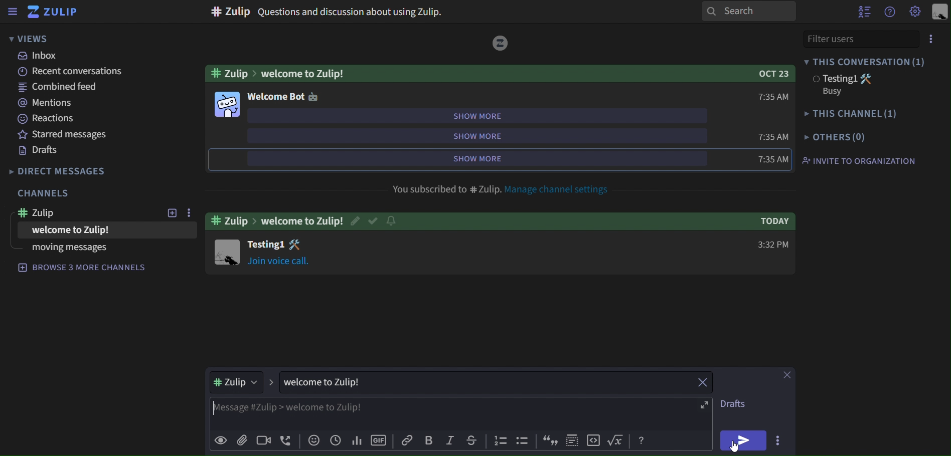 This screenshot has width=951, height=456. Describe the element at coordinates (284, 260) in the screenshot. I see `join voice call` at that location.